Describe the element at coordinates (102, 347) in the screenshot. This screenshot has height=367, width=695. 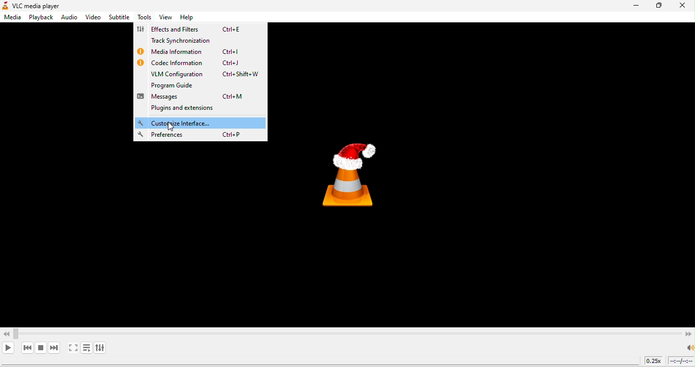
I see `show extended settings` at that location.